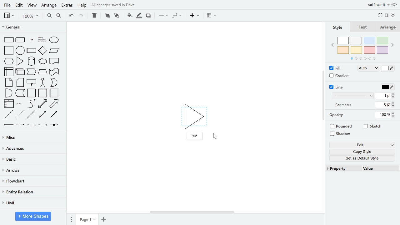 Image resolution: width=400 pixels, height=225 pixels. What do you see at coordinates (8, 126) in the screenshot?
I see `link` at bounding box center [8, 126].